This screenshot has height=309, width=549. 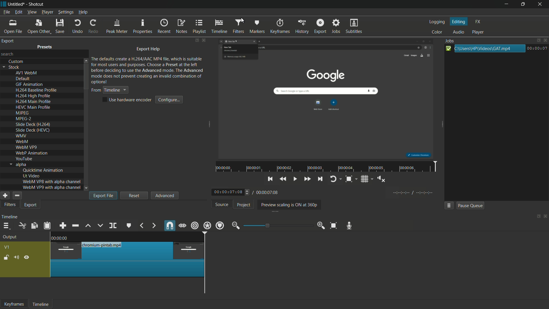 What do you see at coordinates (48, 12) in the screenshot?
I see `player menu` at bounding box center [48, 12].